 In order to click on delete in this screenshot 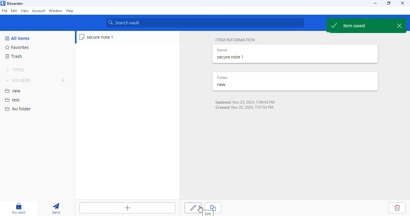, I will do `click(397, 208)`.